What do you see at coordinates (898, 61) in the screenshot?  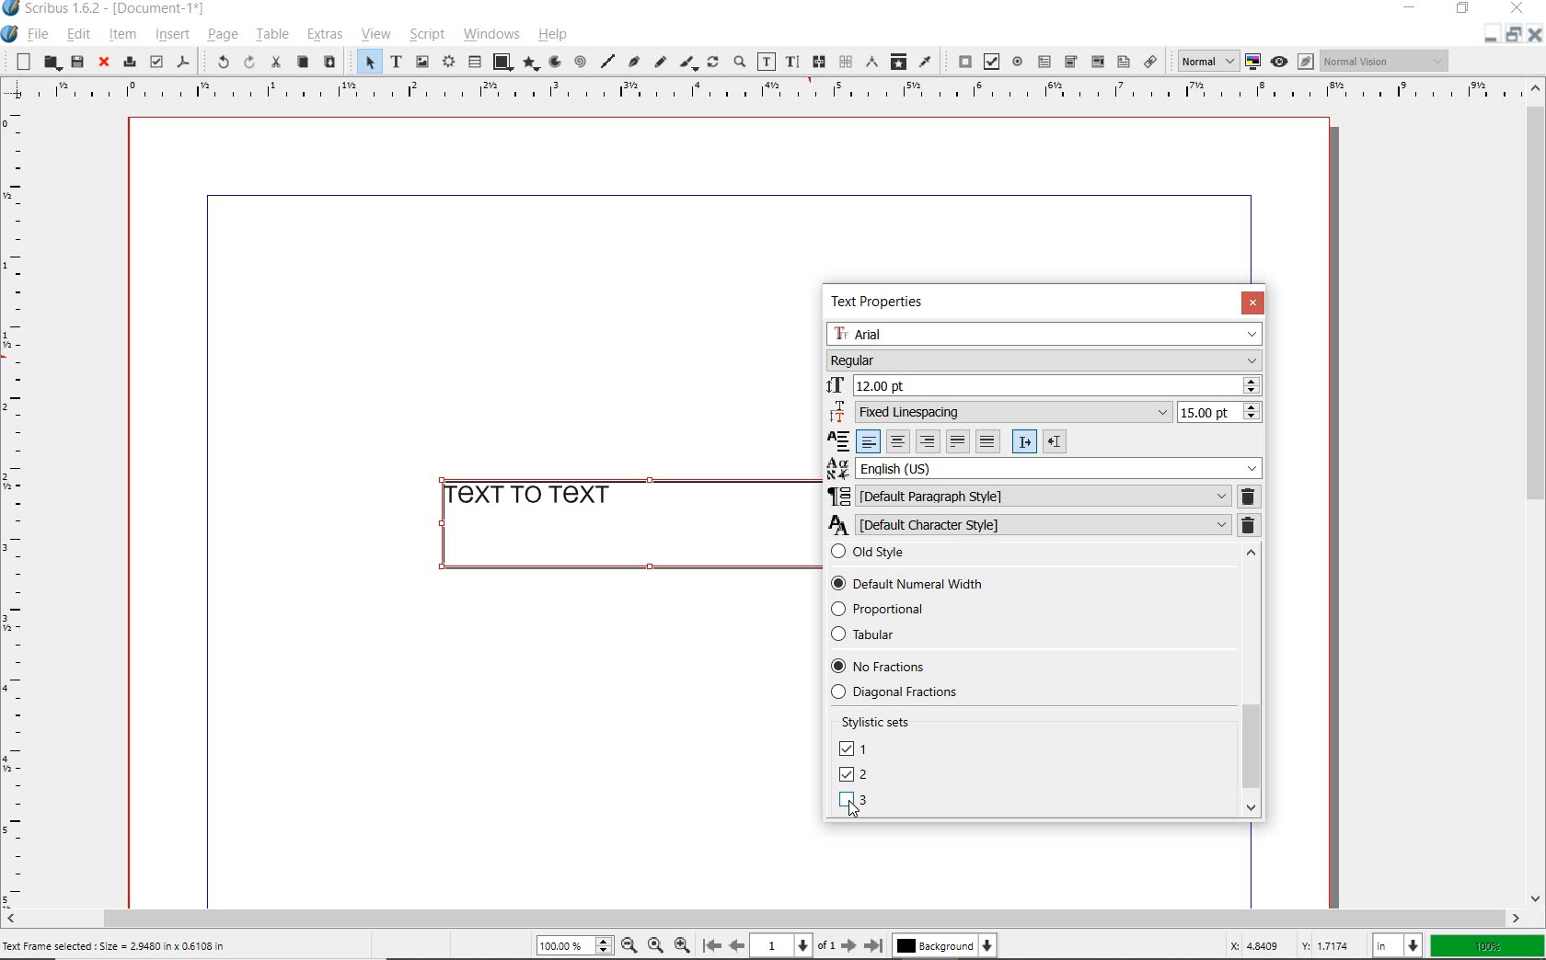 I see `copy item properties` at bounding box center [898, 61].